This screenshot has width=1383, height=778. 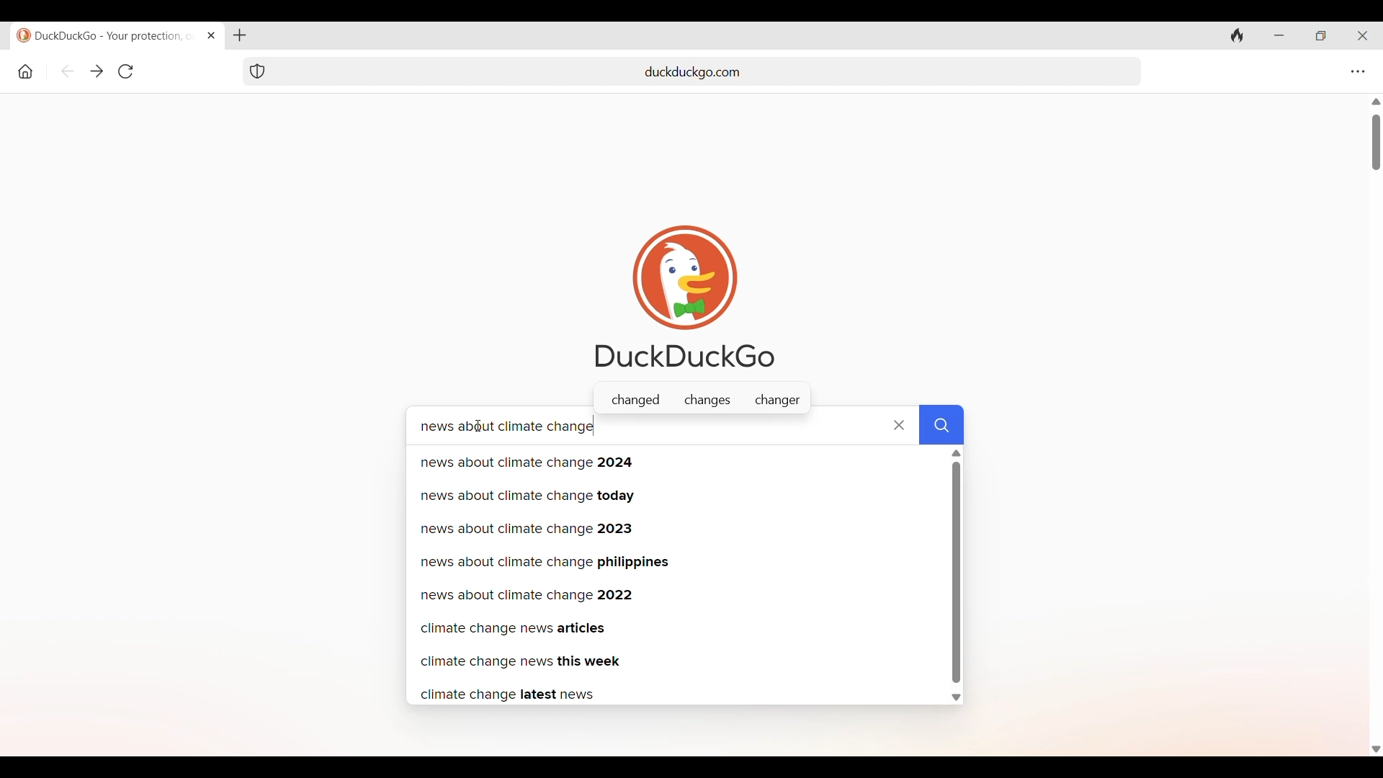 I want to click on duckduckgo - your protection, our priority., so click(x=96, y=36).